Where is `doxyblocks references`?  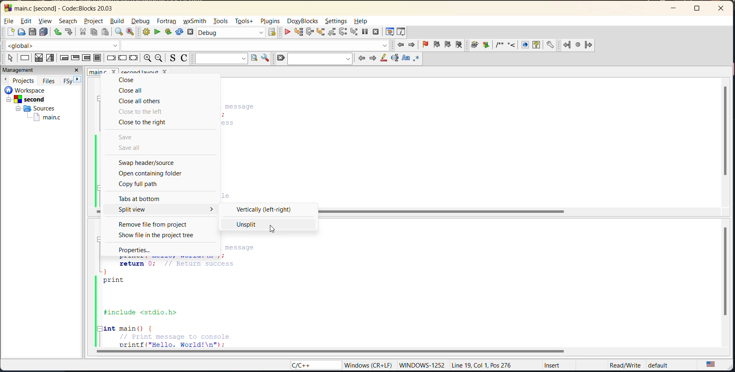
doxyblocks references is located at coordinates (512, 45).